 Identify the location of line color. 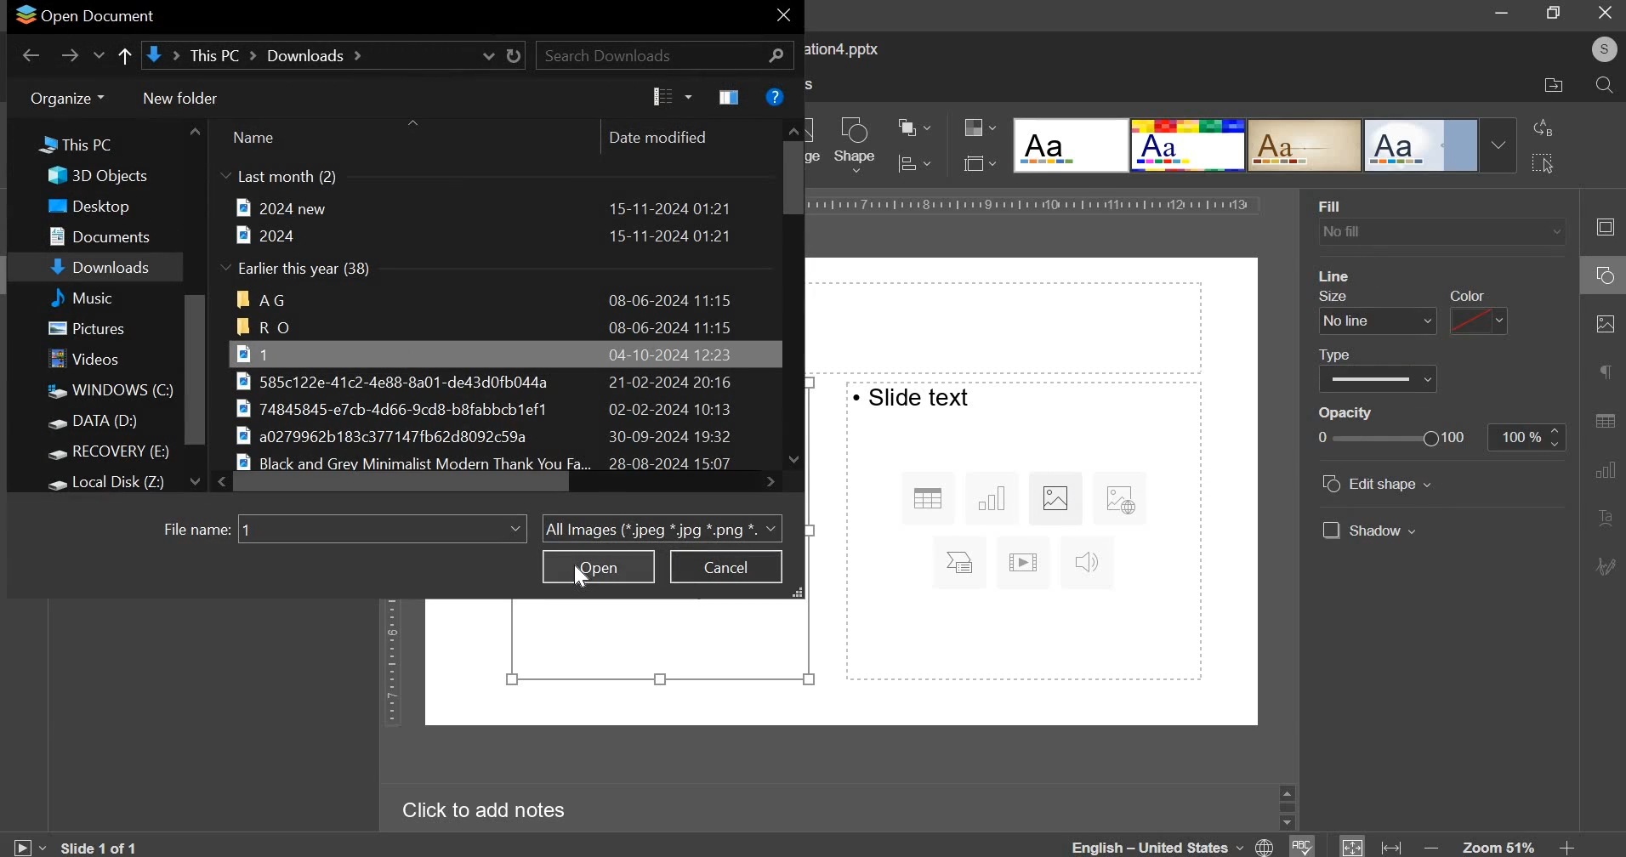
(1476, 321).